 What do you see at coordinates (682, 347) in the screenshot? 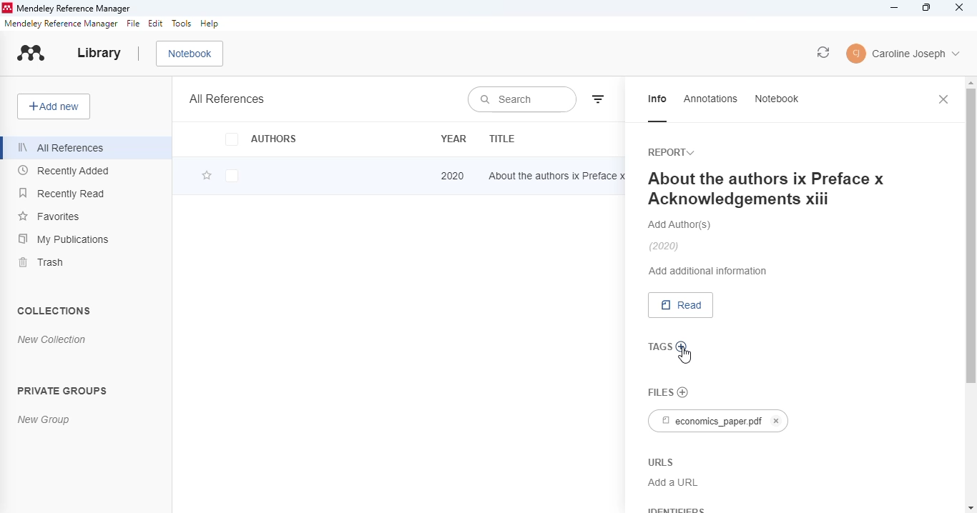
I see `add` at bounding box center [682, 347].